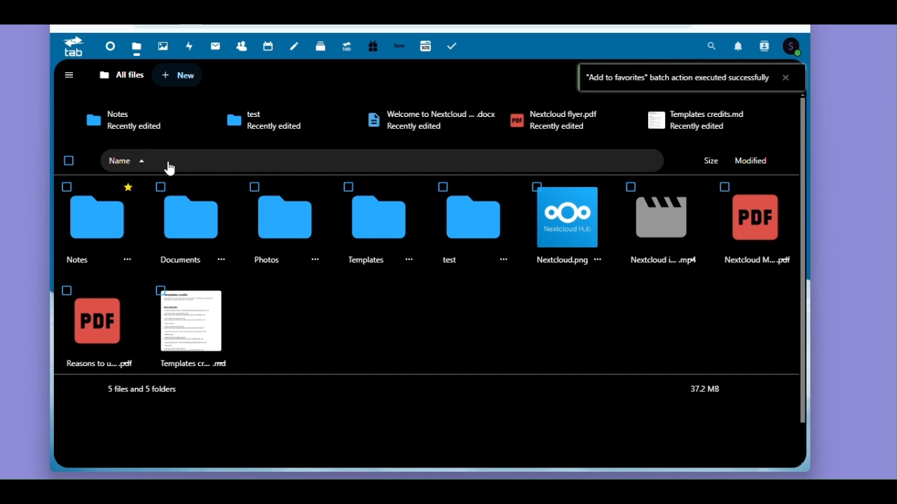  I want to click on Icon, so click(662, 218).